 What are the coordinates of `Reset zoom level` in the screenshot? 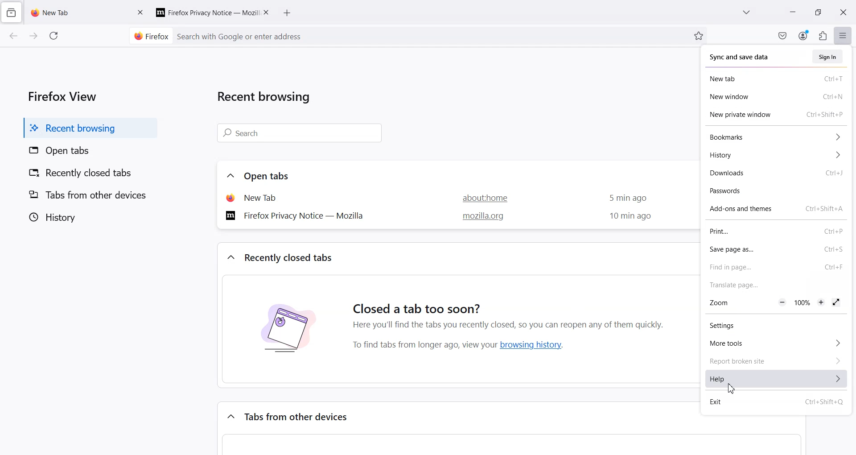 It's located at (802, 303).